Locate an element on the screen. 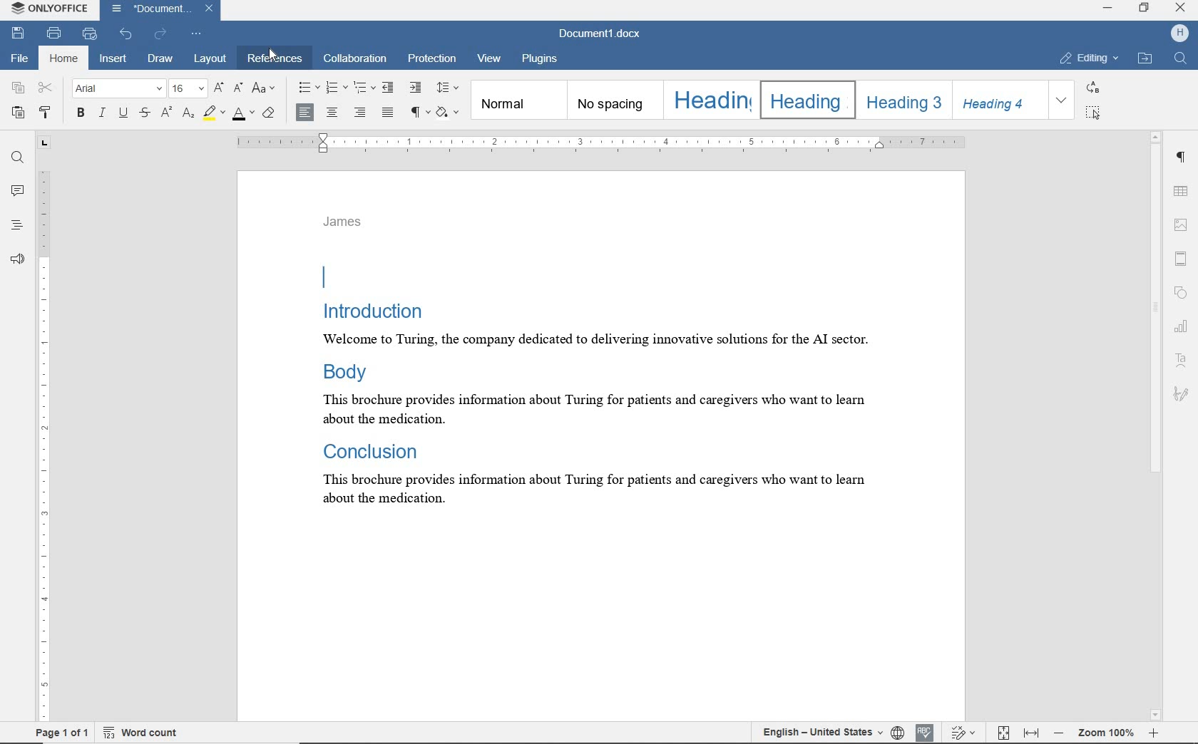  align left is located at coordinates (305, 112).